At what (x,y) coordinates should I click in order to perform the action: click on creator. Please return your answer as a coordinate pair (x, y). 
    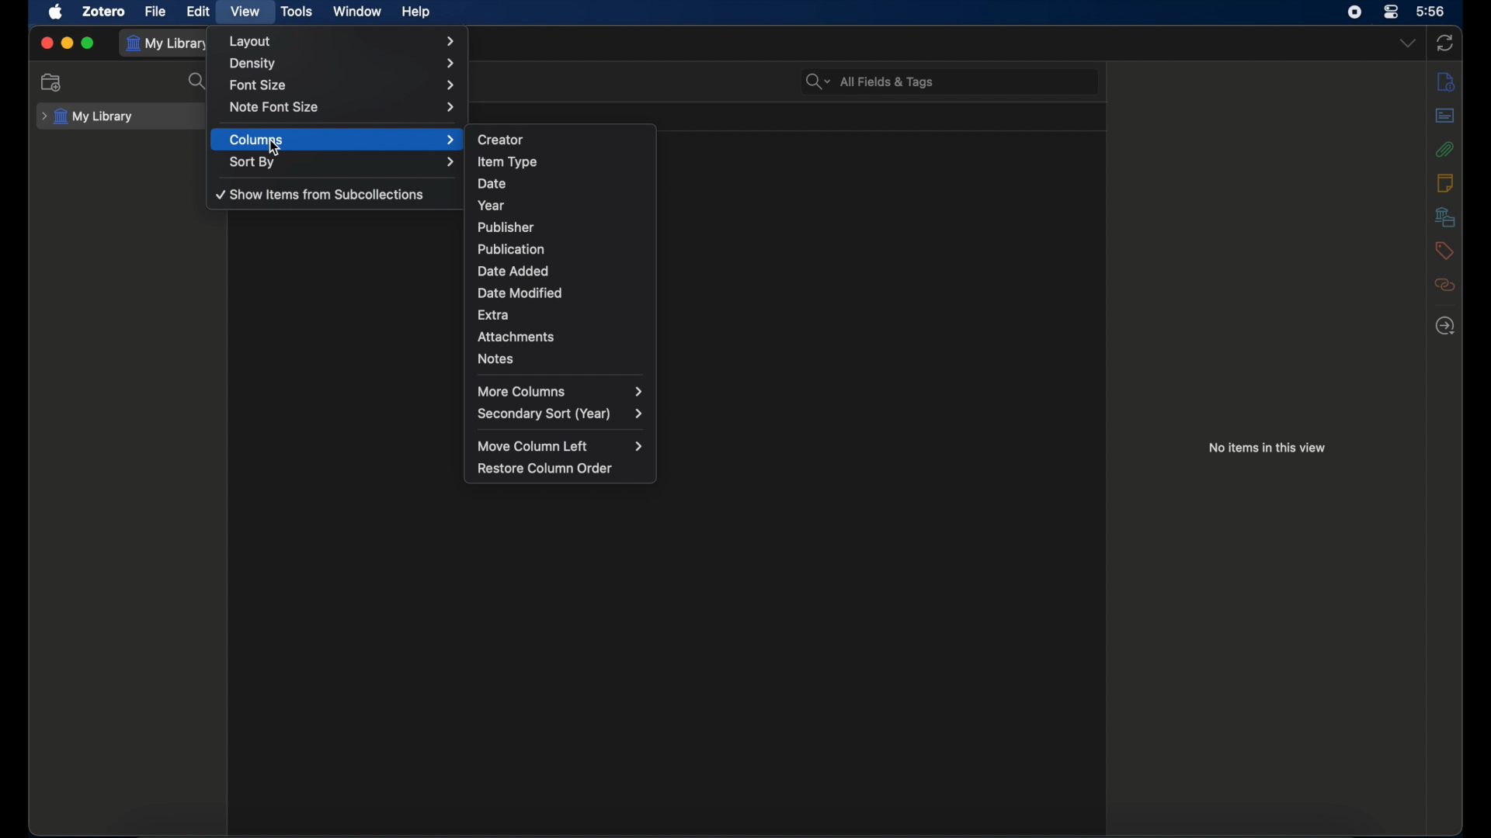
    Looking at the image, I should click on (565, 138).